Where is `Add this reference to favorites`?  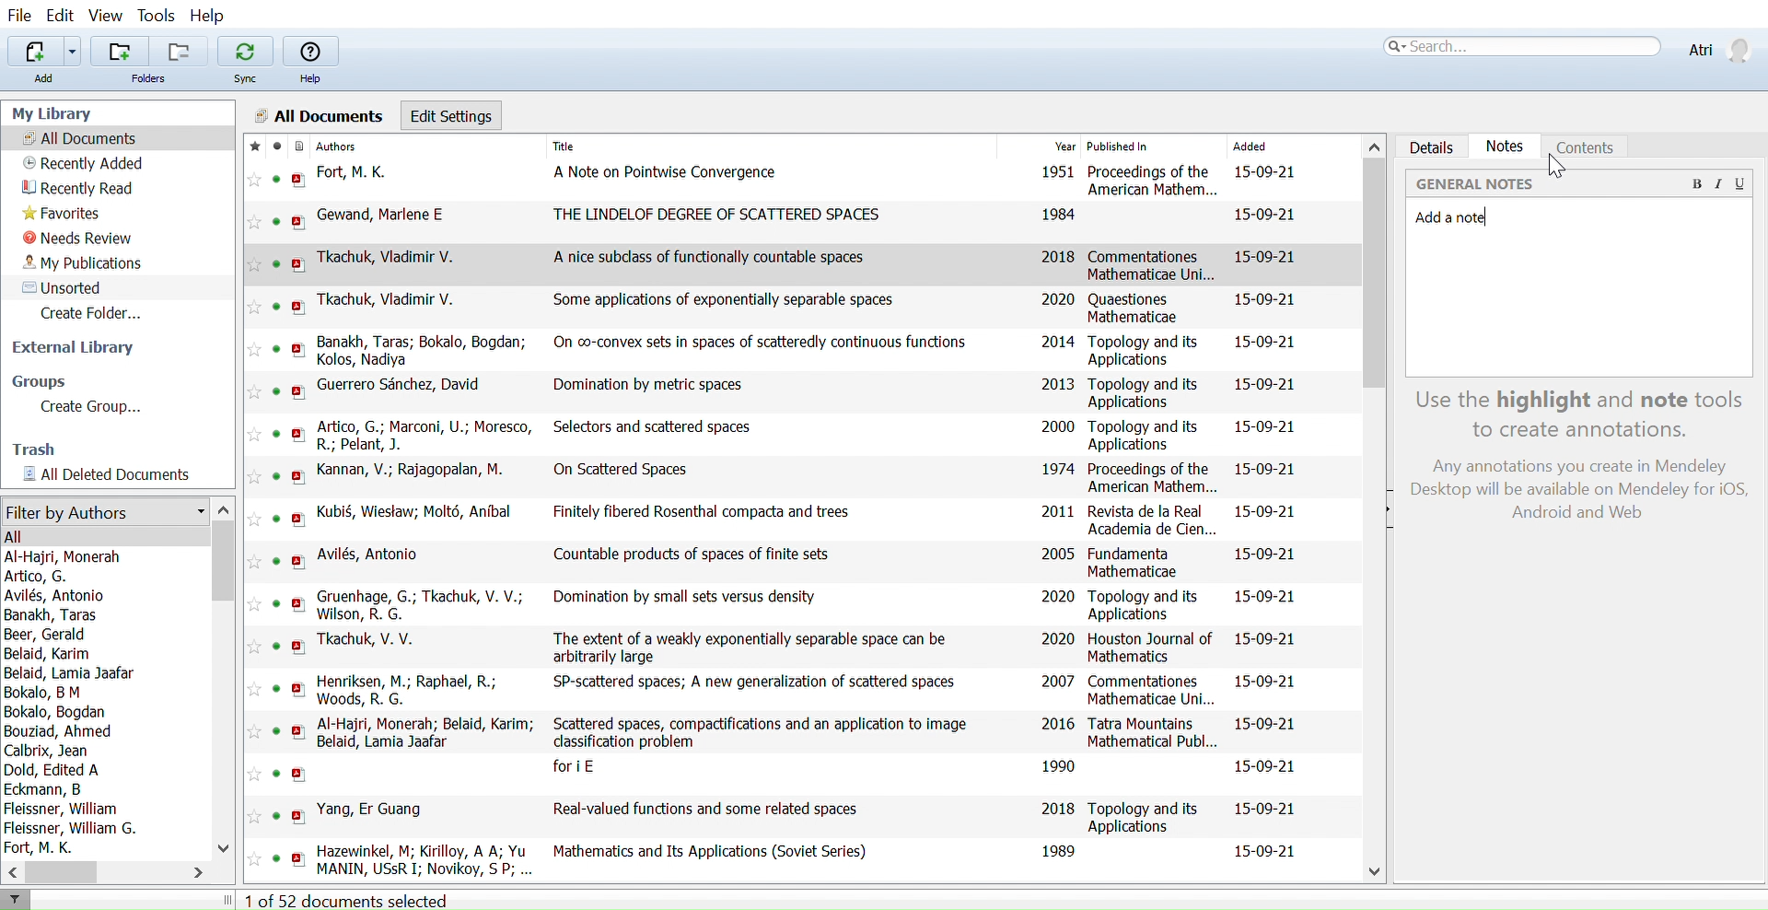
Add this reference to favorites is located at coordinates (255, 349).